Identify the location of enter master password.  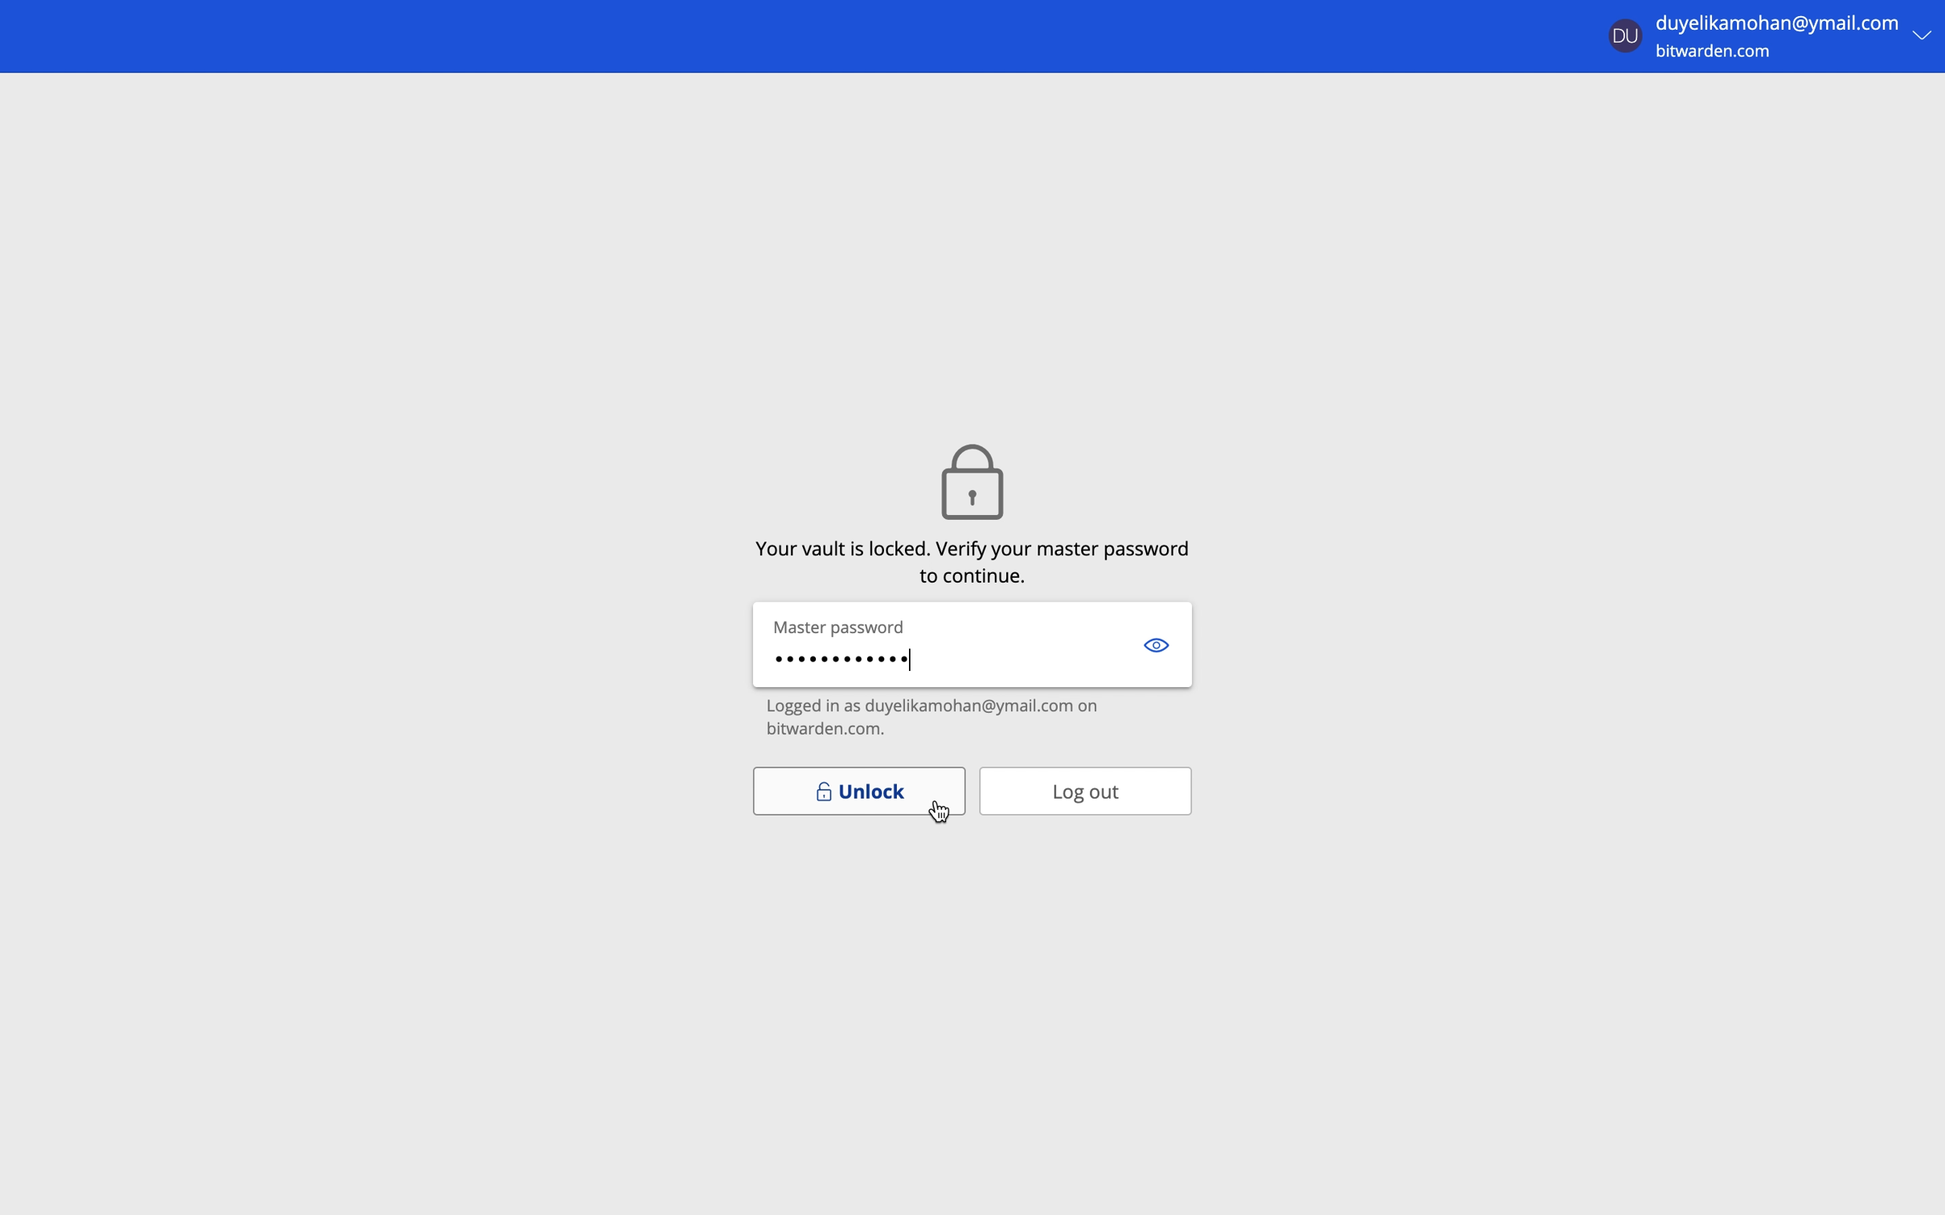
(942, 665).